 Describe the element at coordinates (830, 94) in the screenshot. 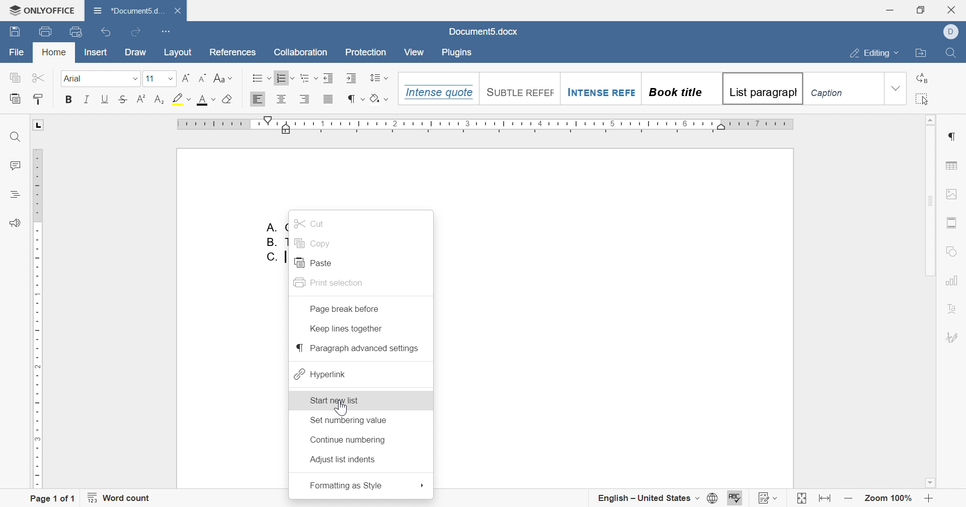

I see `Caption ` at that location.